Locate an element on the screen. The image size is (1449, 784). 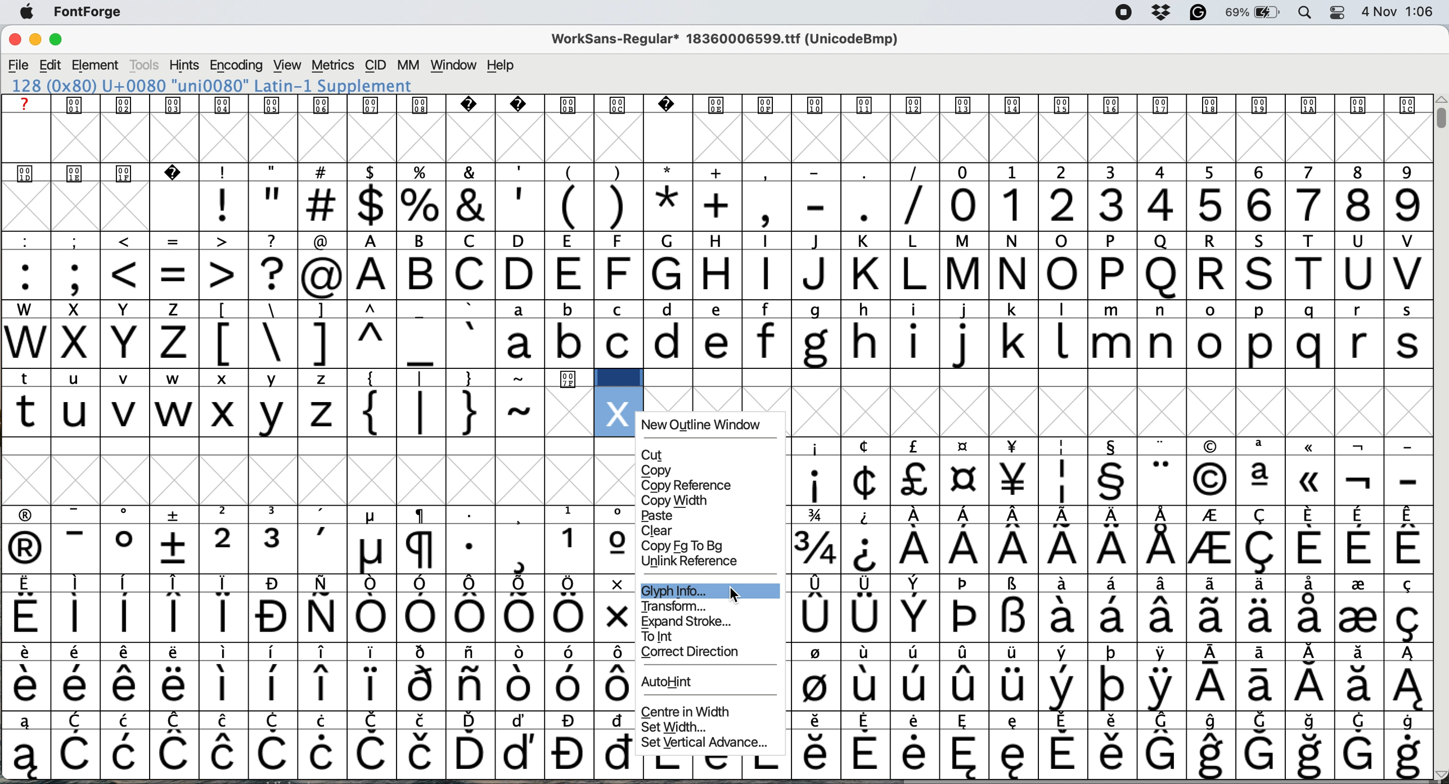
capital letters w to z is located at coordinates (97, 345).